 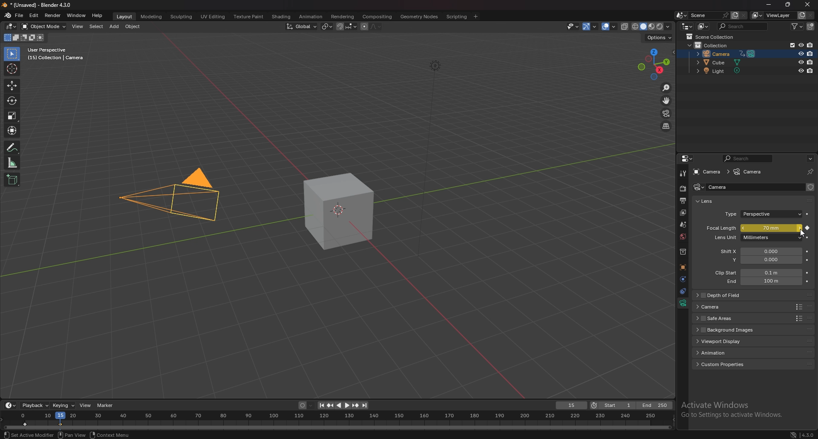 I want to click on sculpting, so click(x=181, y=17).